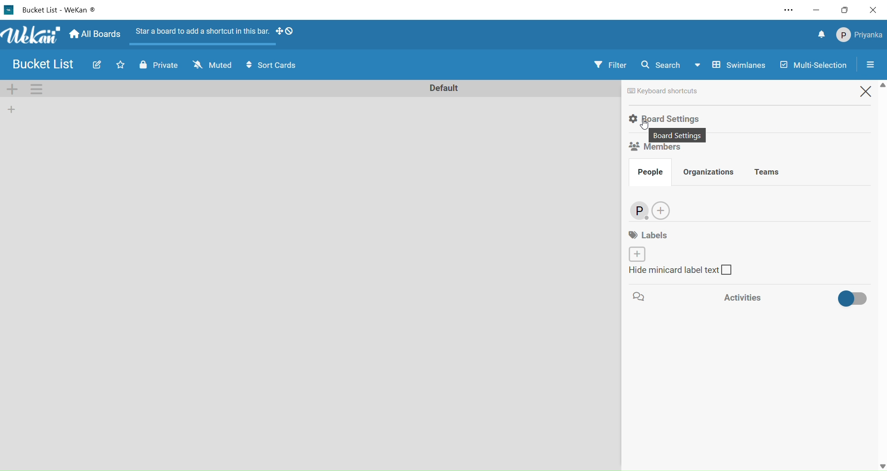  Describe the element at coordinates (664, 211) in the screenshot. I see `add members` at that location.